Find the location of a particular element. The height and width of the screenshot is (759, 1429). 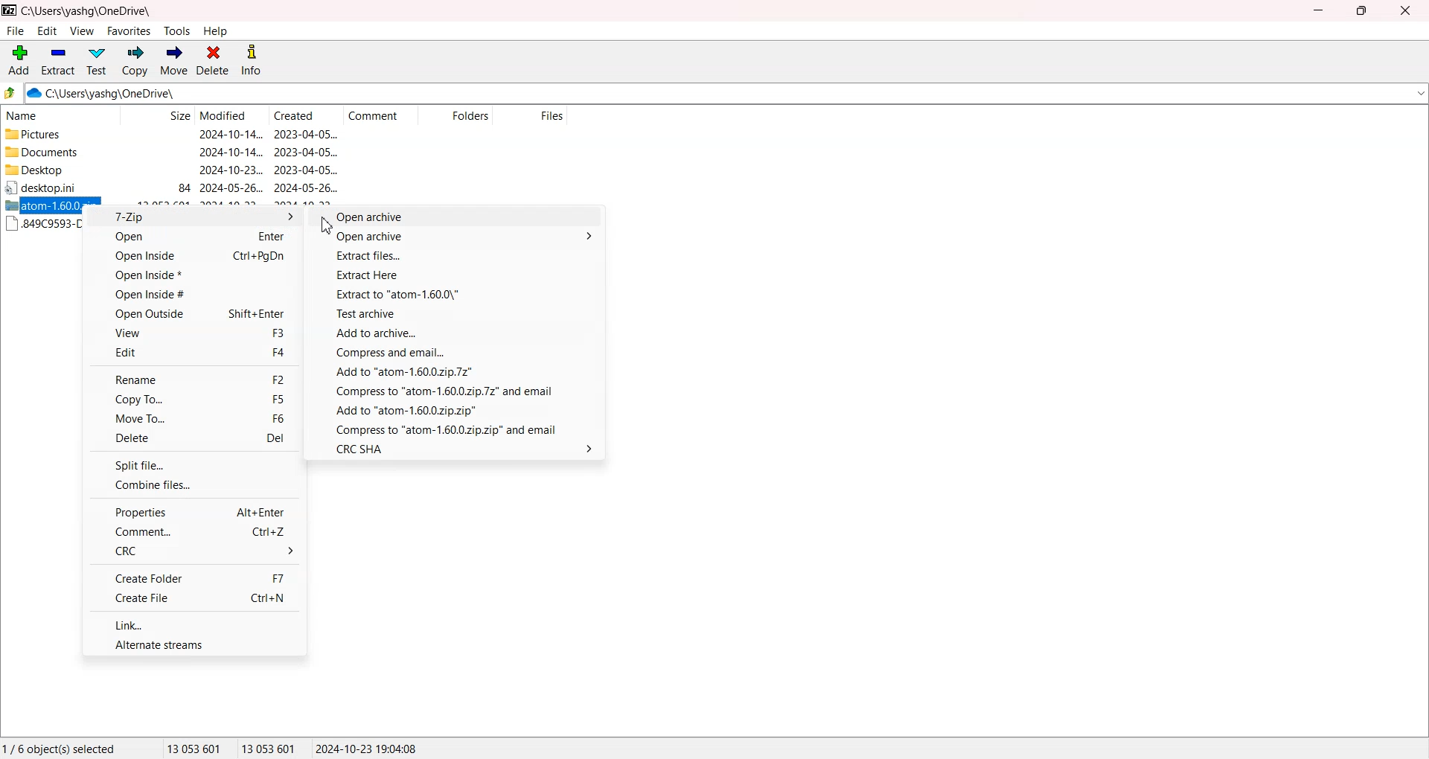

CRC SHA is located at coordinates (456, 448).